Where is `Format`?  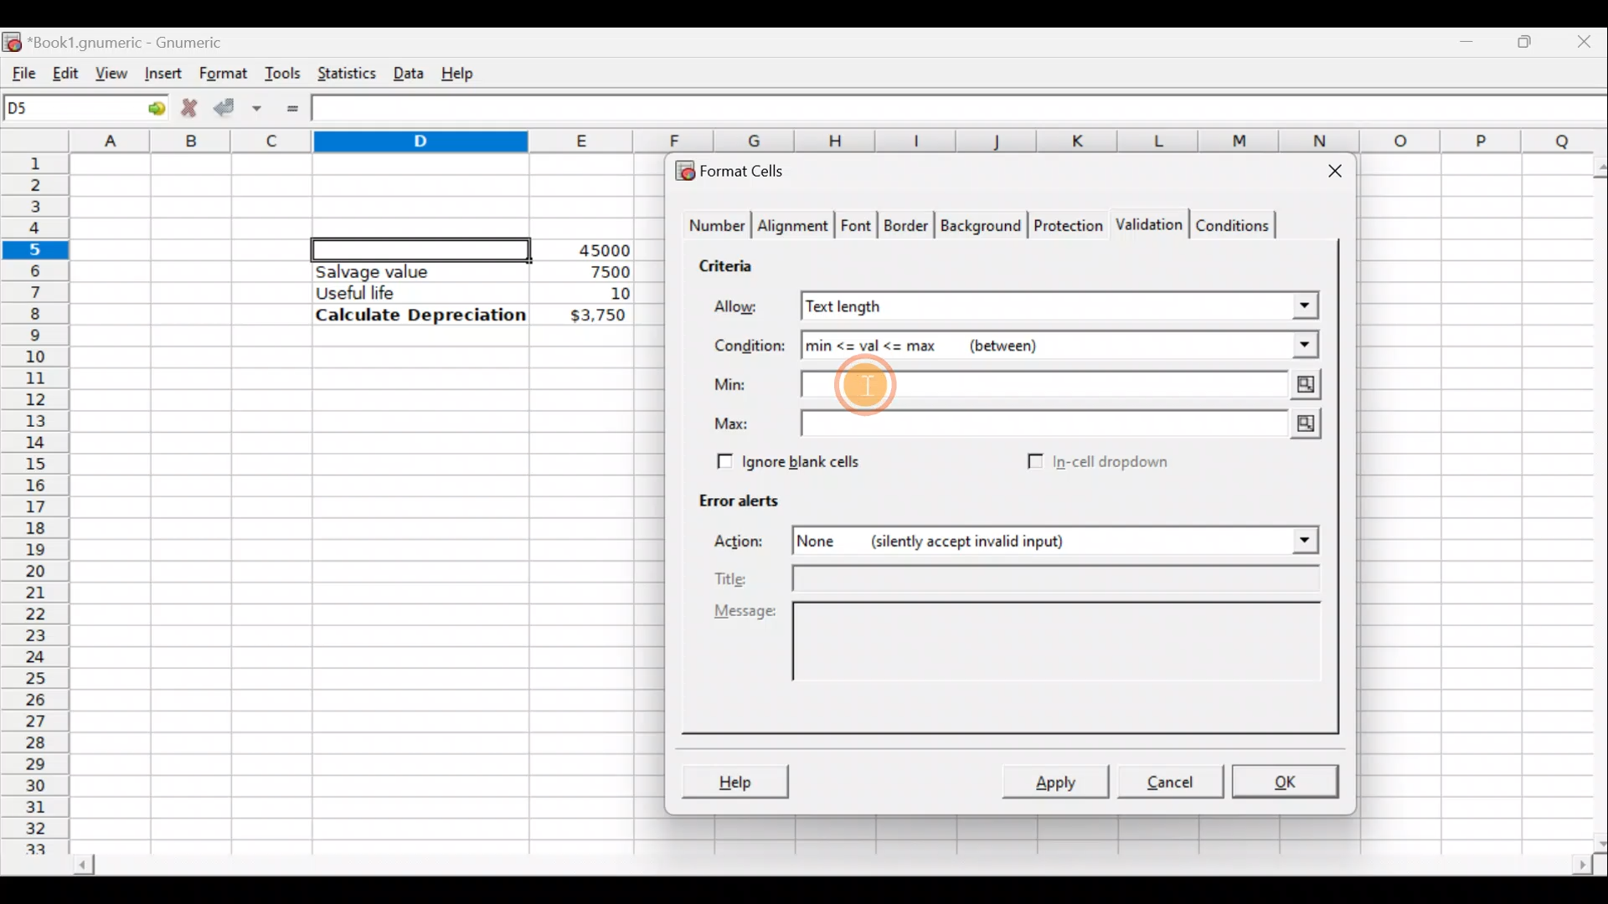
Format is located at coordinates (222, 74).